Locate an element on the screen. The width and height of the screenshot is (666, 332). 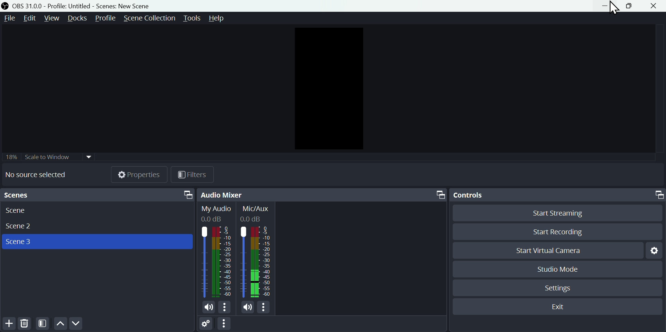
No source selected is located at coordinates (39, 175).